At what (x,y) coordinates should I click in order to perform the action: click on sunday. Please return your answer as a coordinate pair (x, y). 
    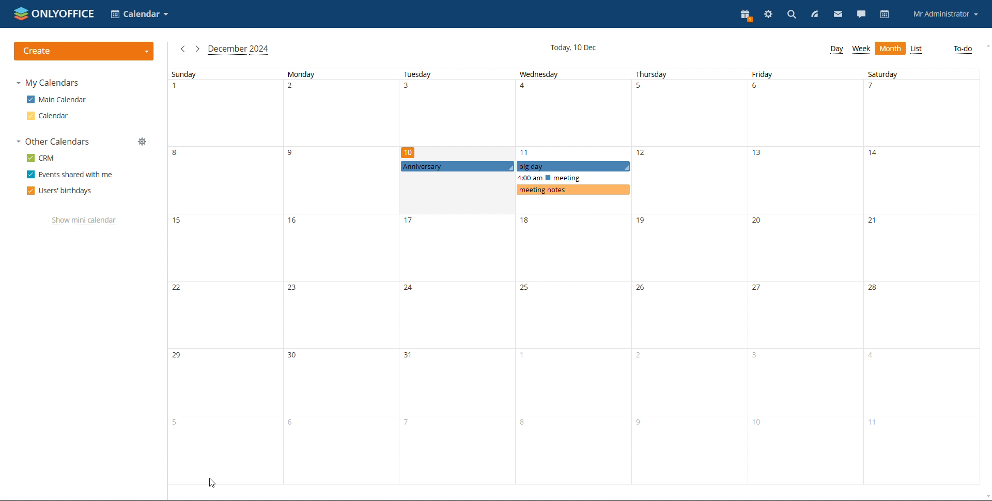
    Looking at the image, I should click on (225, 276).